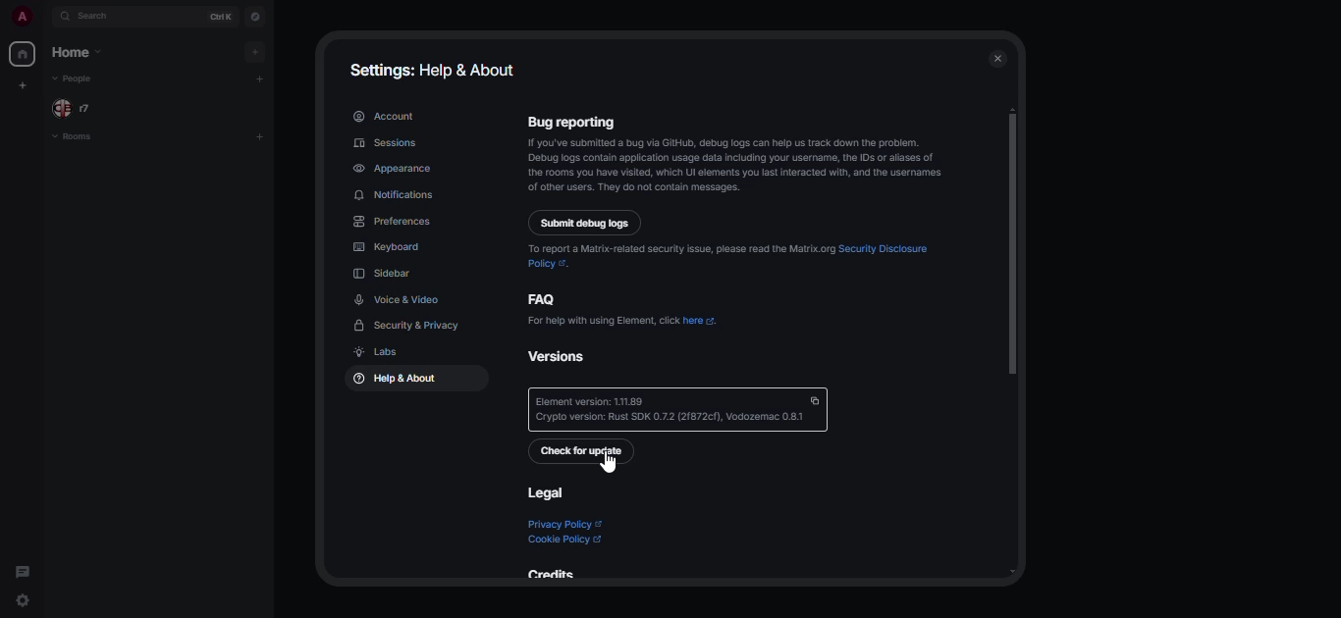 The image size is (1341, 618). Describe the element at coordinates (566, 525) in the screenshot. I see `privacy policy` at that location.